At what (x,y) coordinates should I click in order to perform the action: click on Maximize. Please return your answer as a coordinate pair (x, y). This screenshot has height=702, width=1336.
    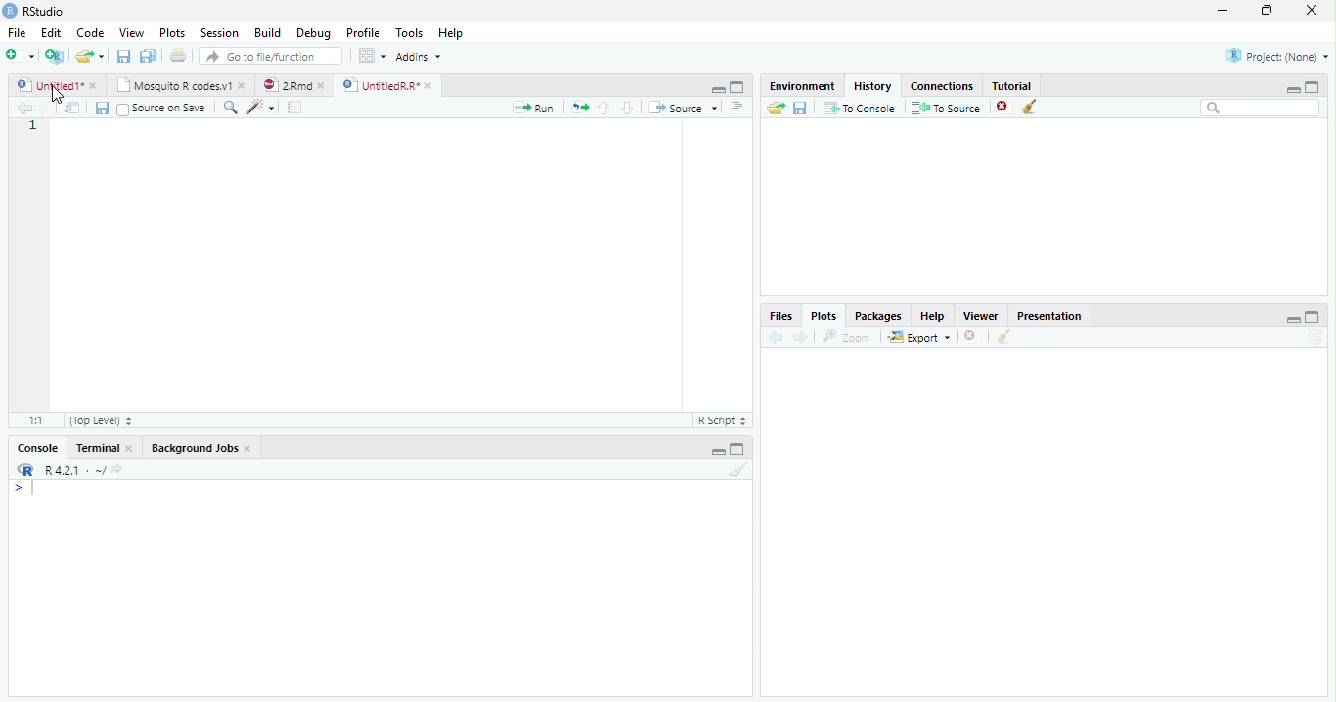
    Looking at the image, I should click on (738, 451).